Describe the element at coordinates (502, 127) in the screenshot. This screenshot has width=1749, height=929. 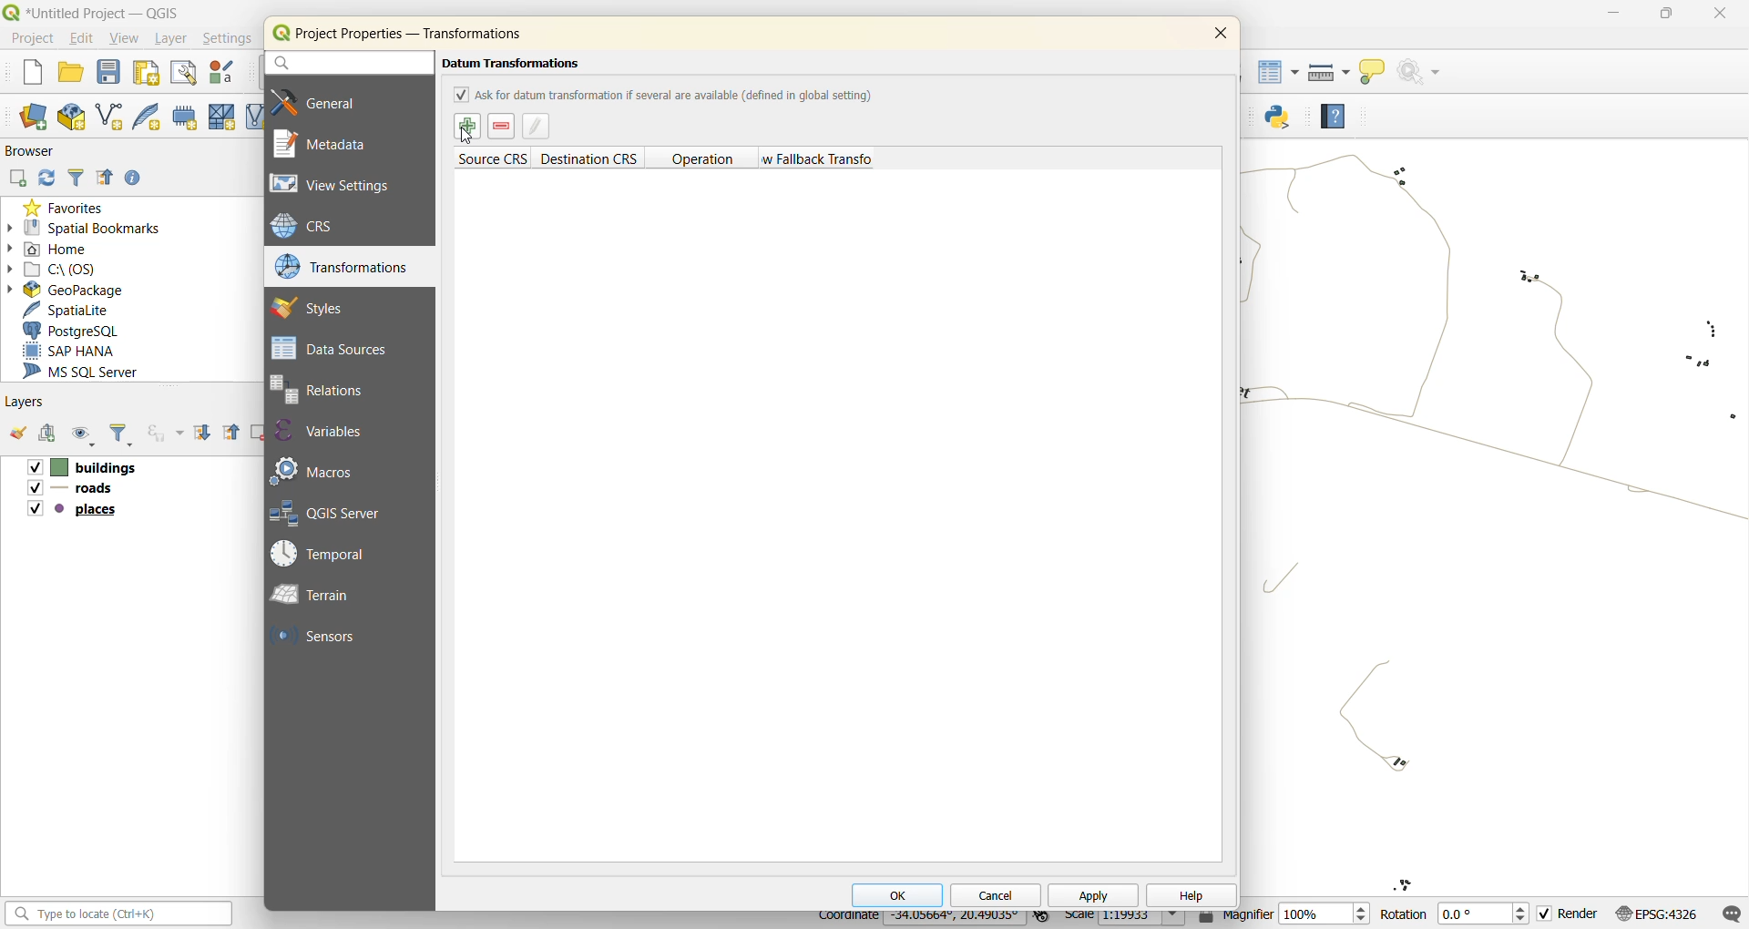
I see `remove datum transformations` at that location.